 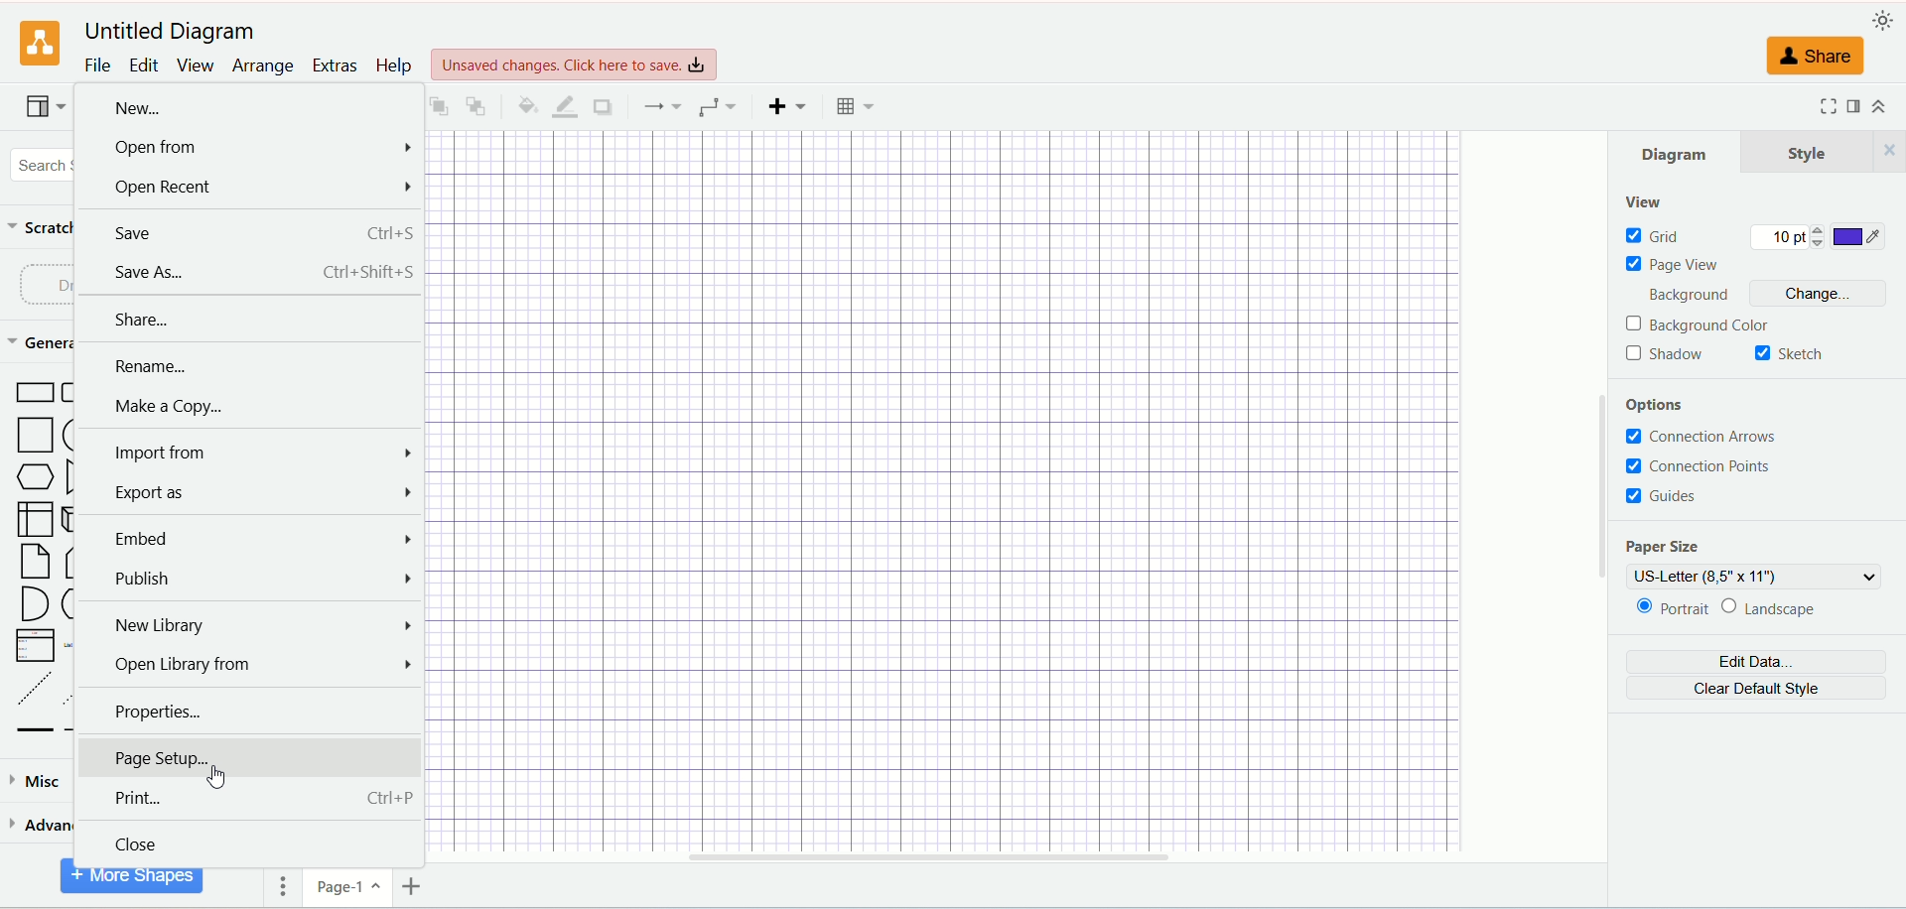 I want to click on add page, so click(x=416, y=888).